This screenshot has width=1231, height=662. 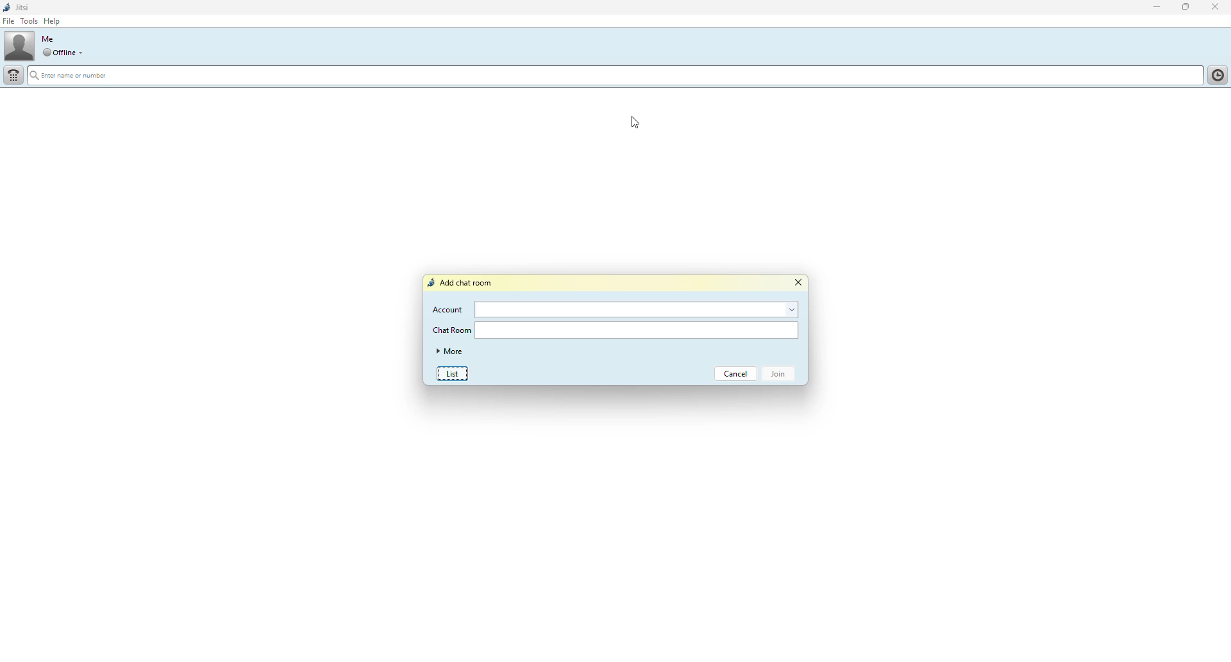 What do you see at coordinates (449, 352) in the screenshot?
I see `more` at bounding box center [449, 352].